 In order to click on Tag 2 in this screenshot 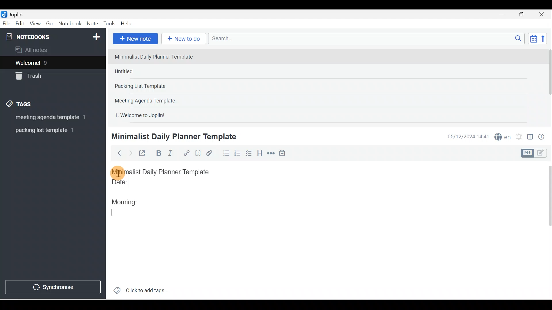, I will do `click(49, 130)`.